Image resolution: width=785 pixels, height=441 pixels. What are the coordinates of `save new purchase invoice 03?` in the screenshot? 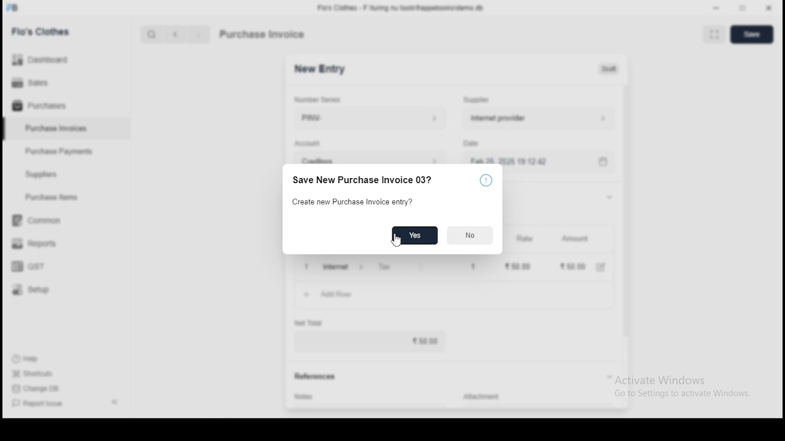 It's located at (369, 179).